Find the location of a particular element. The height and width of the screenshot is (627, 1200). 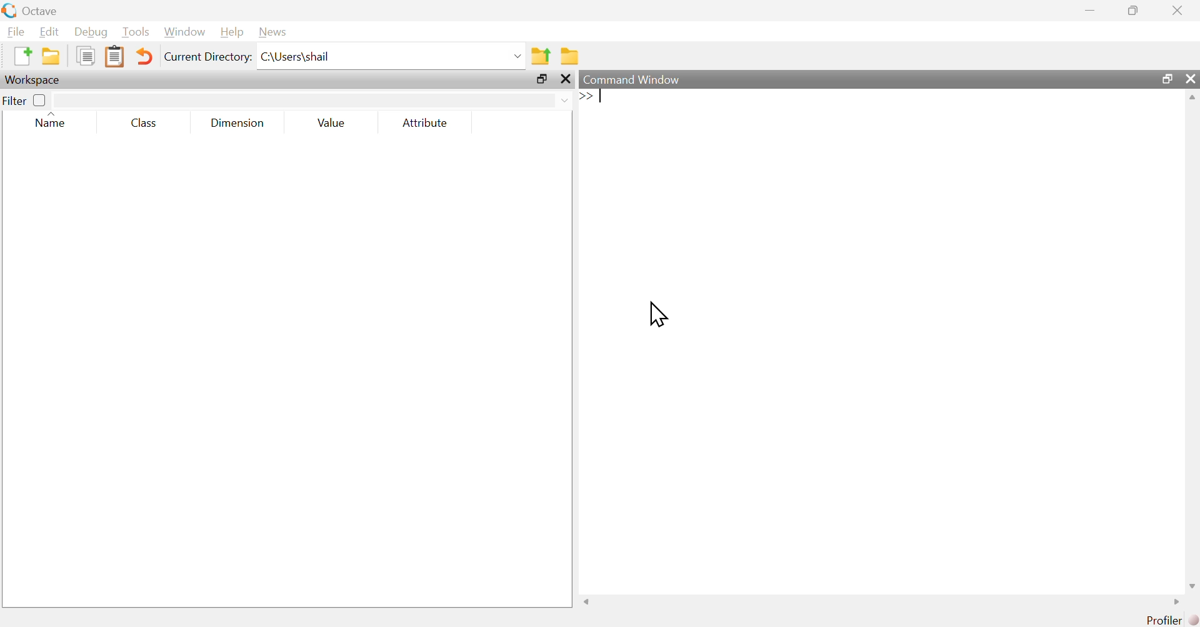

Scrollbar down is located at coordinates (1192, 585).